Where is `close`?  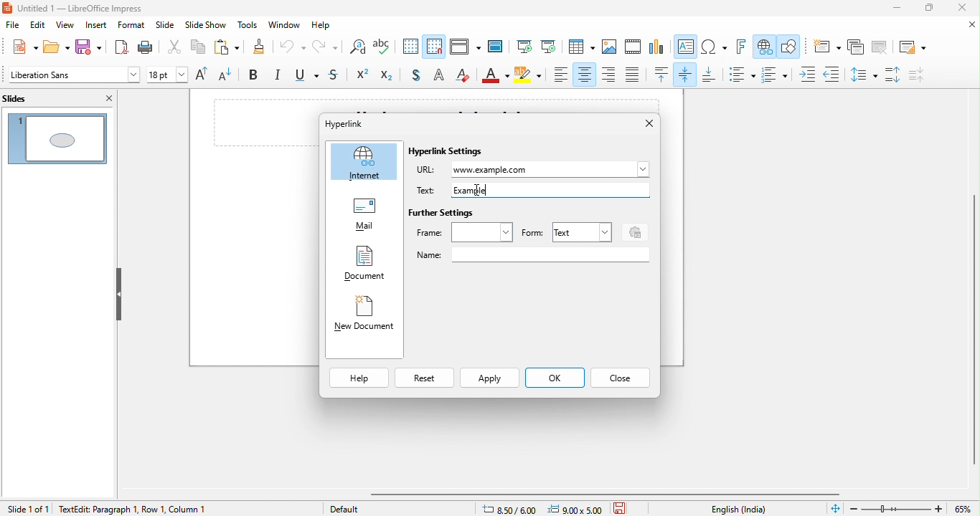
close is located at coordinates (966, 9).